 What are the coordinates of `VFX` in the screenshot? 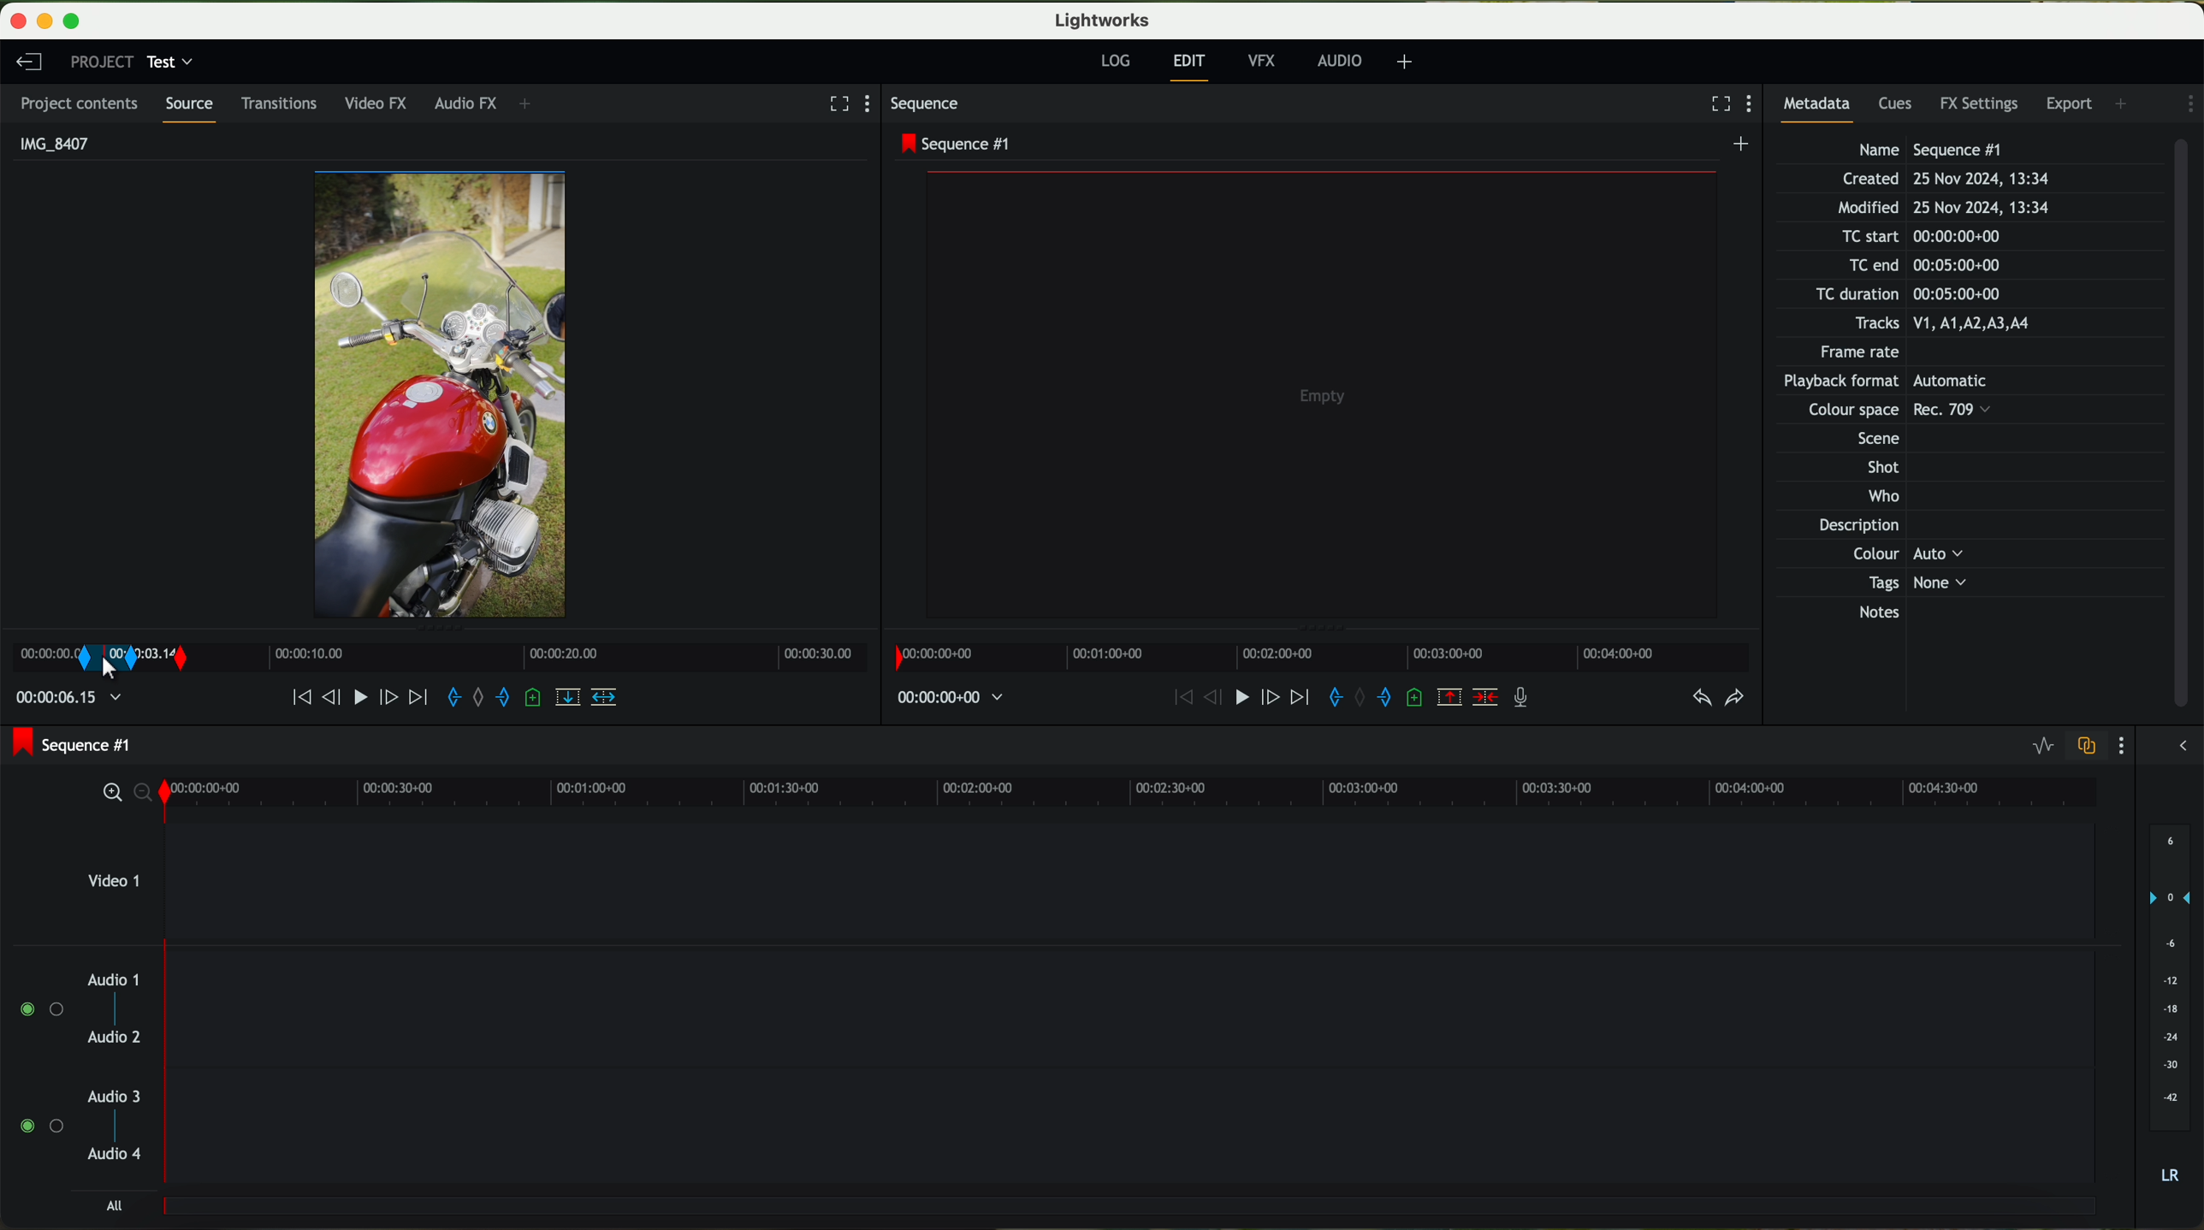 It's located at (1265, 63).